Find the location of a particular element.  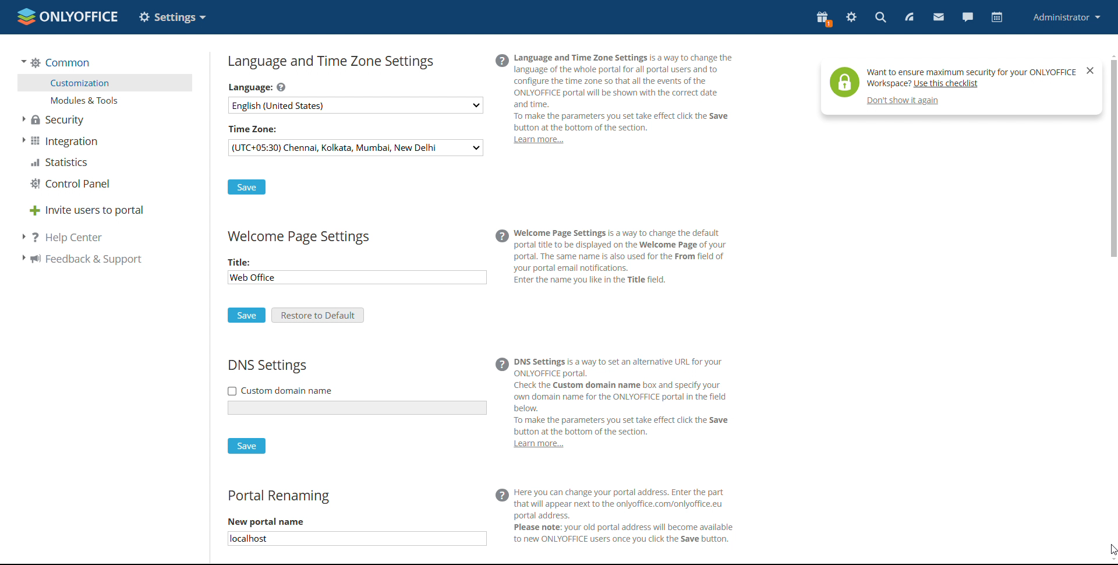

don't show again is located at coordinates (904, 102).